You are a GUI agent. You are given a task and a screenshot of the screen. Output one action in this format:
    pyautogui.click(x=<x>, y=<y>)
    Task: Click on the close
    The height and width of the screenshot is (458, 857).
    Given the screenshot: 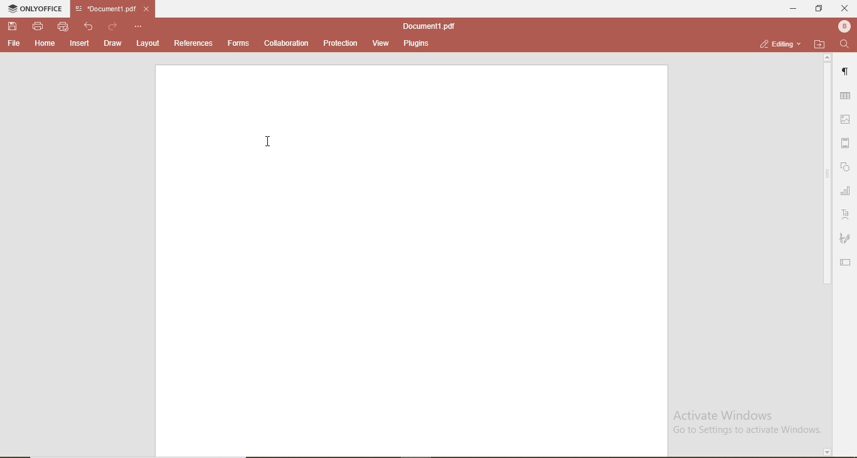 What is the action you would take?
    pyautogui.click(x=845, y=9)
    